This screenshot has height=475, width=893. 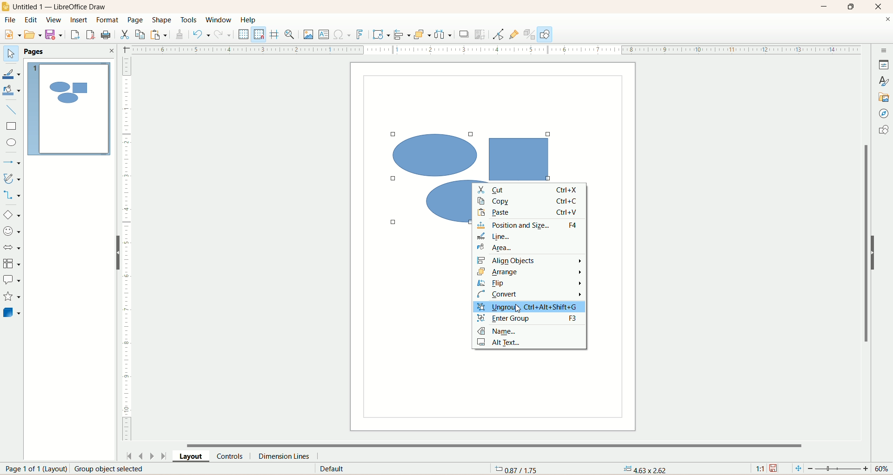 What do you see at coordinates (883, 51) in the screenshot?
I see `sidebar settings` at bounding box center [883, 51].